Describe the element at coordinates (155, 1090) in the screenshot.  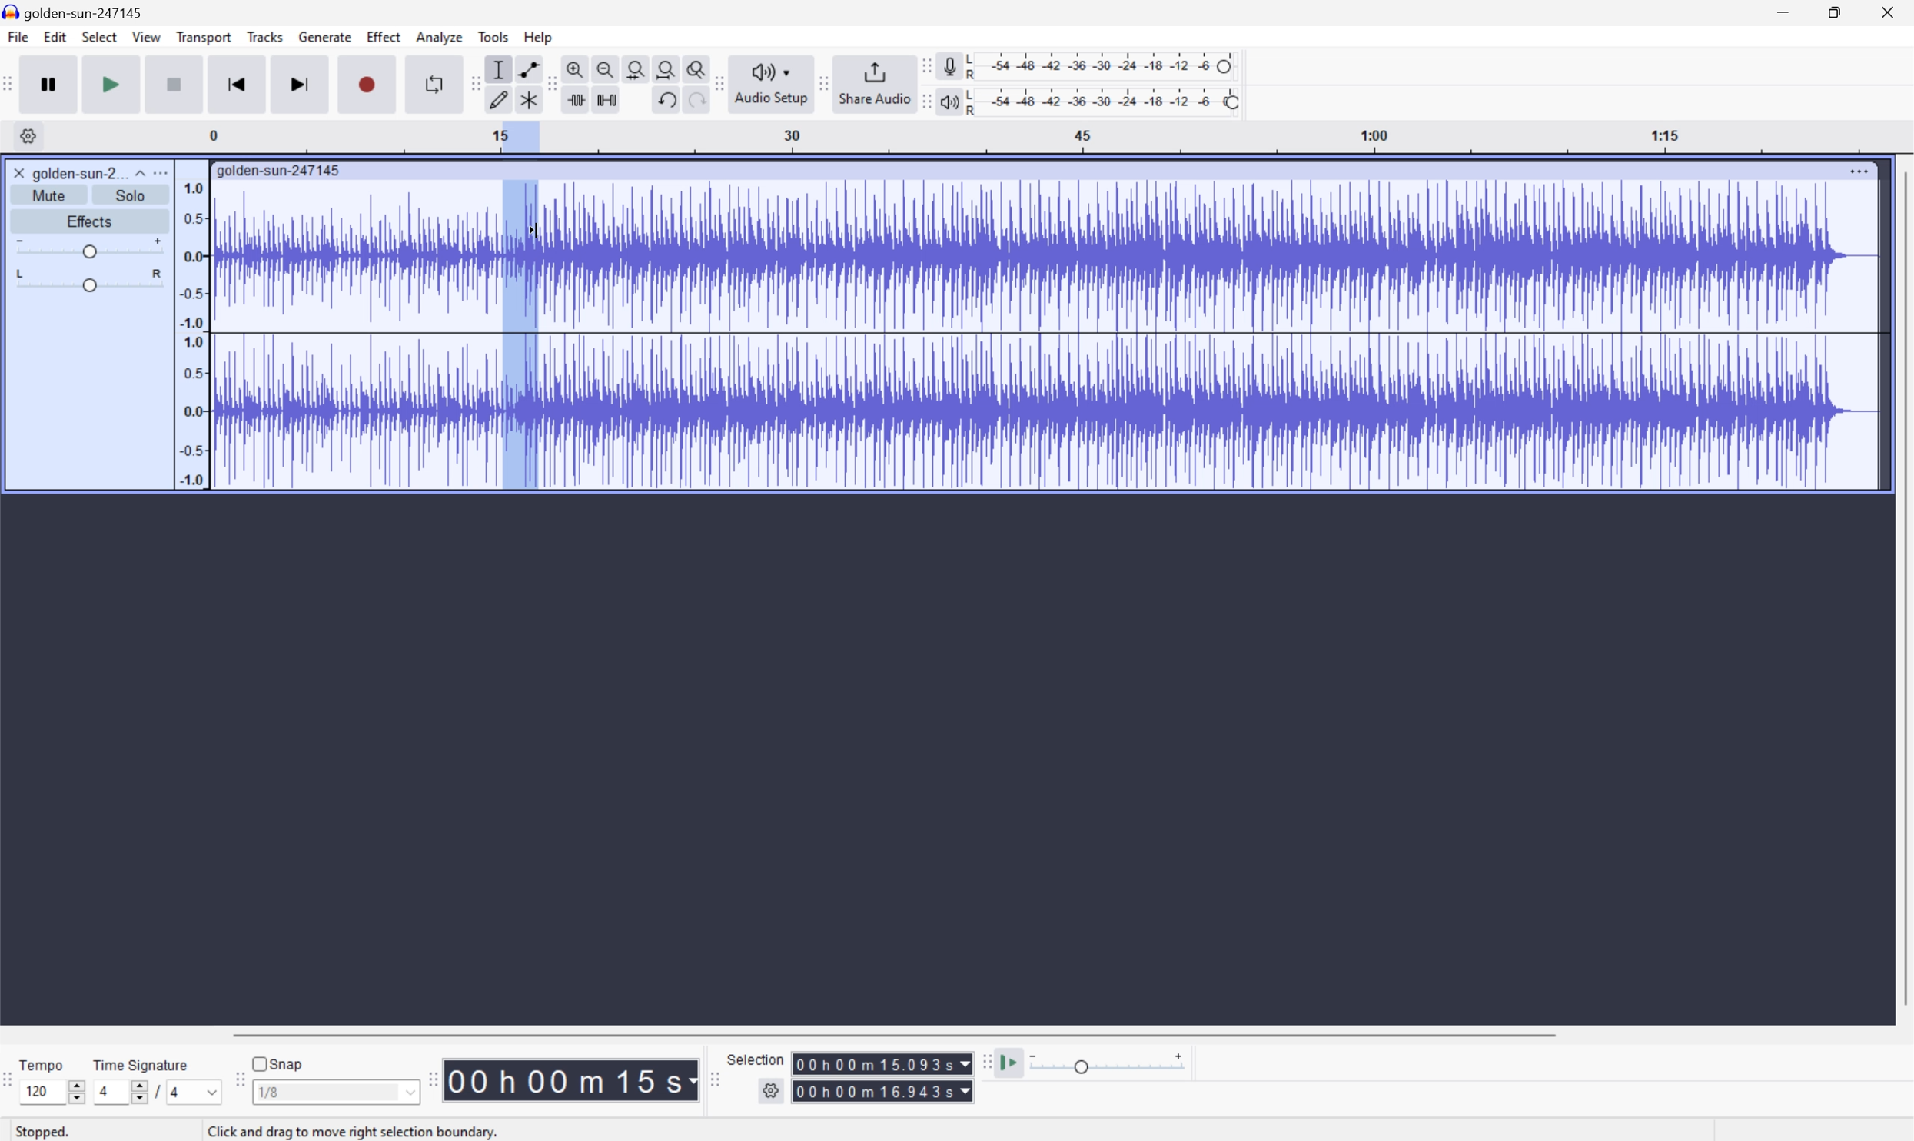
I see `/` at that location.